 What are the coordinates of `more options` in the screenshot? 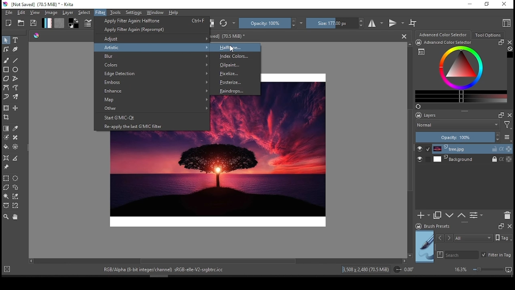 It's located at (508, 137).